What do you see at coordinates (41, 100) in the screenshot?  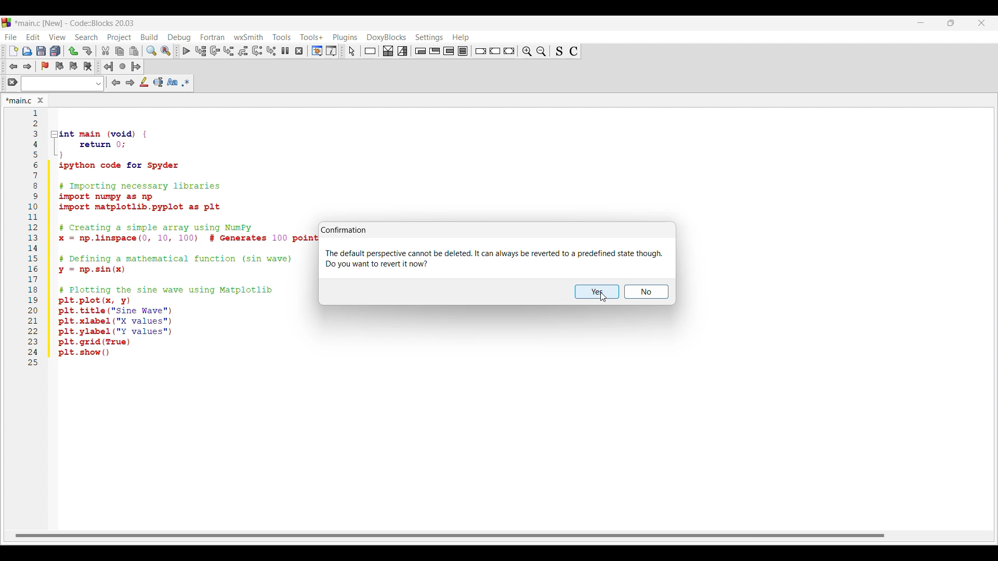 I see `Close` at bounding box center [41, 100].